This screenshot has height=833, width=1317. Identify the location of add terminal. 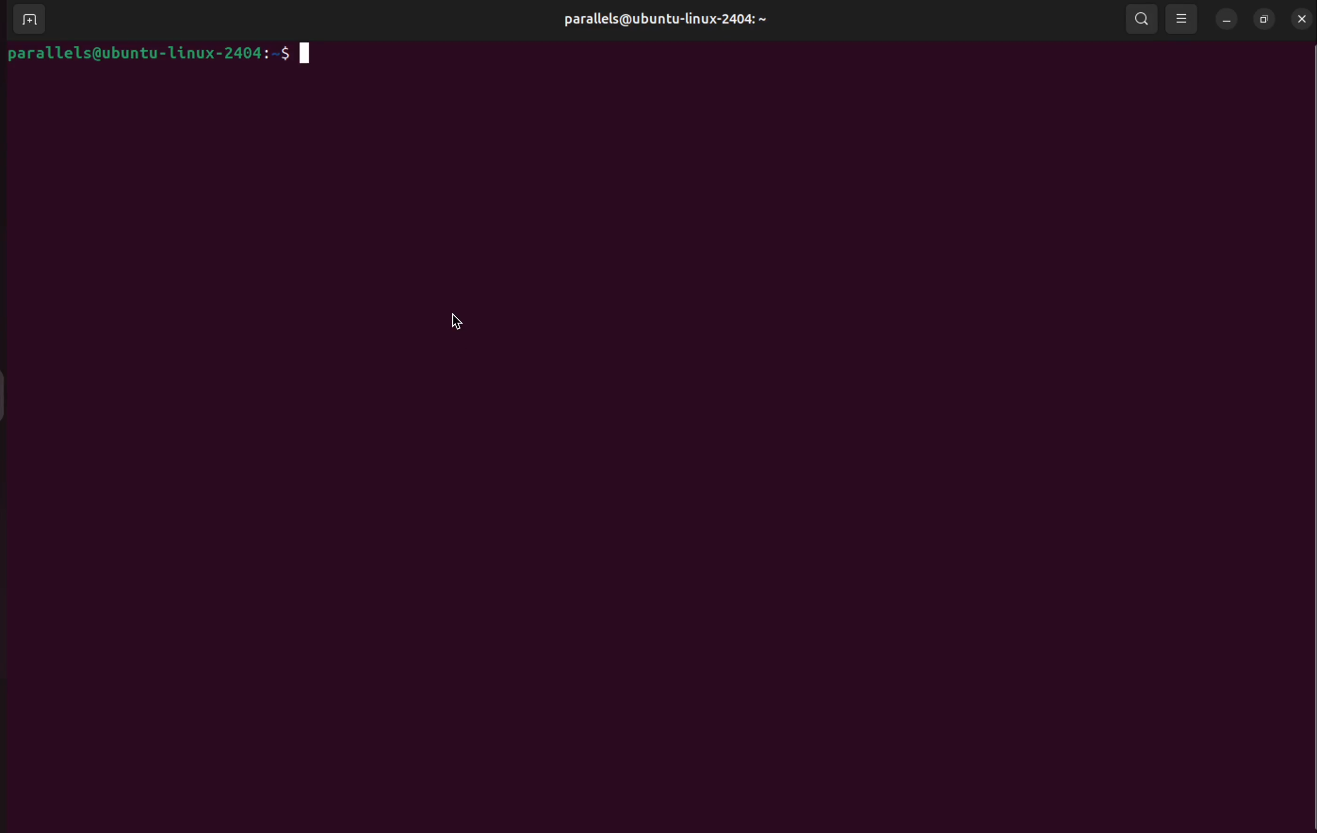
(26, 20).